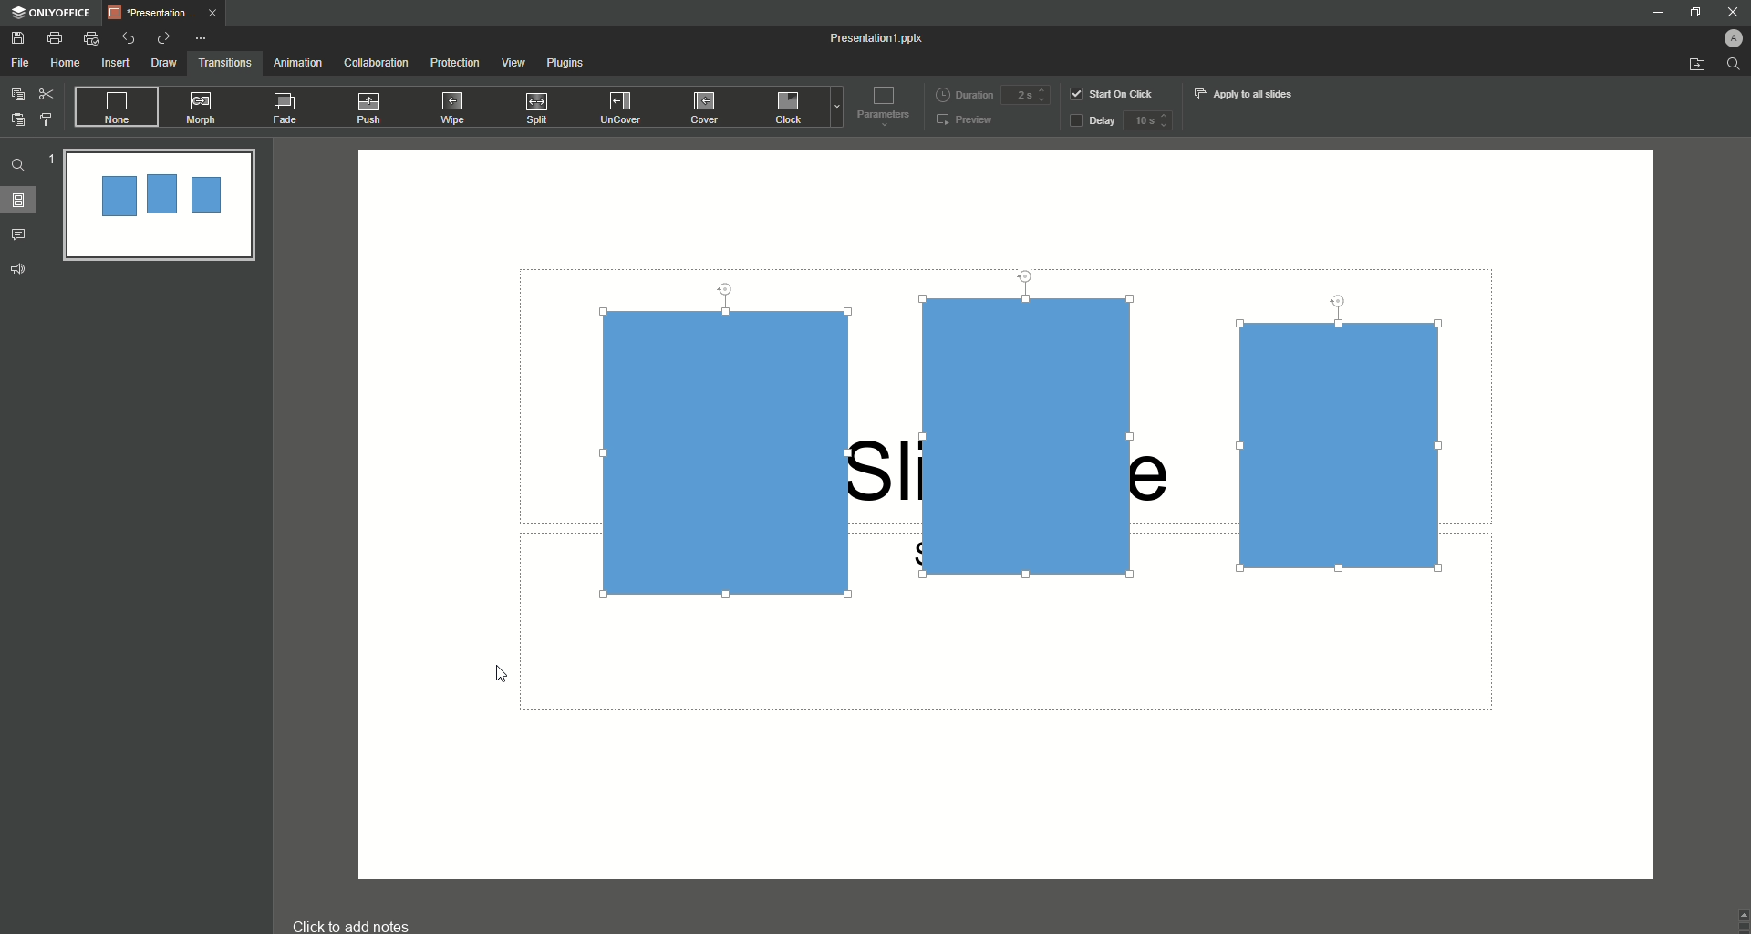 Image resolution: width=1751 pixels, height=934 pixels. What do you see at coordinates (1691, 13) in the screenshot?
I see `Restore` at bounding box center [1691, 13].